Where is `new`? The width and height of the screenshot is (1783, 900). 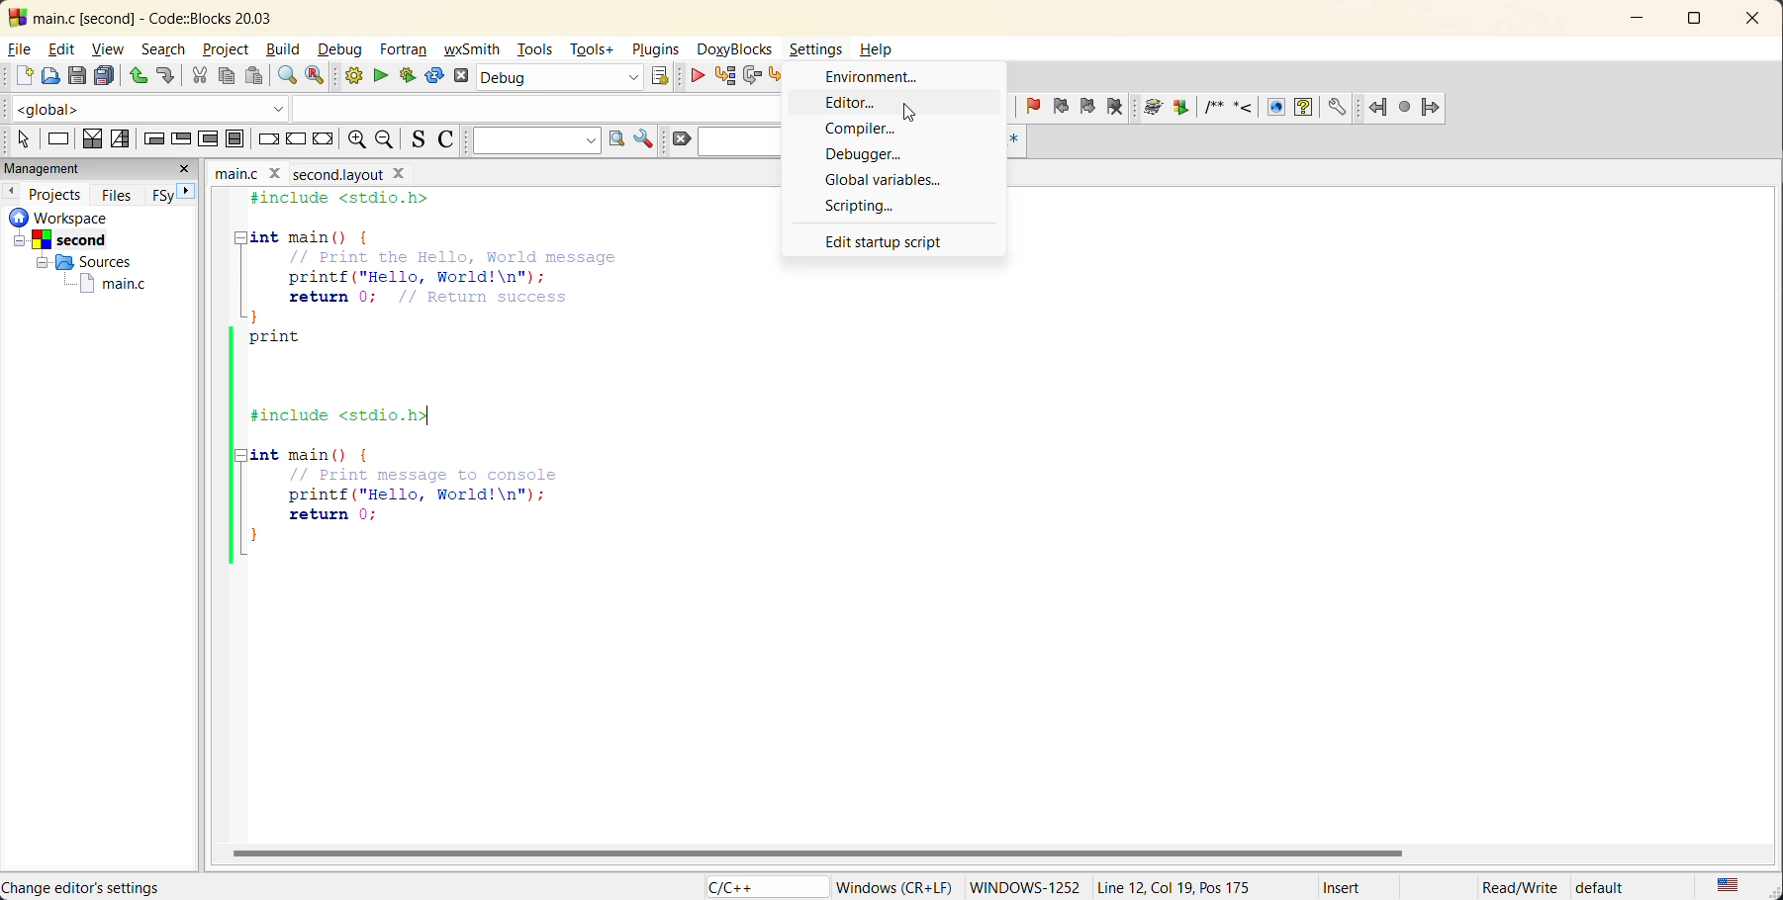
new is located at coordinates (18, 76).